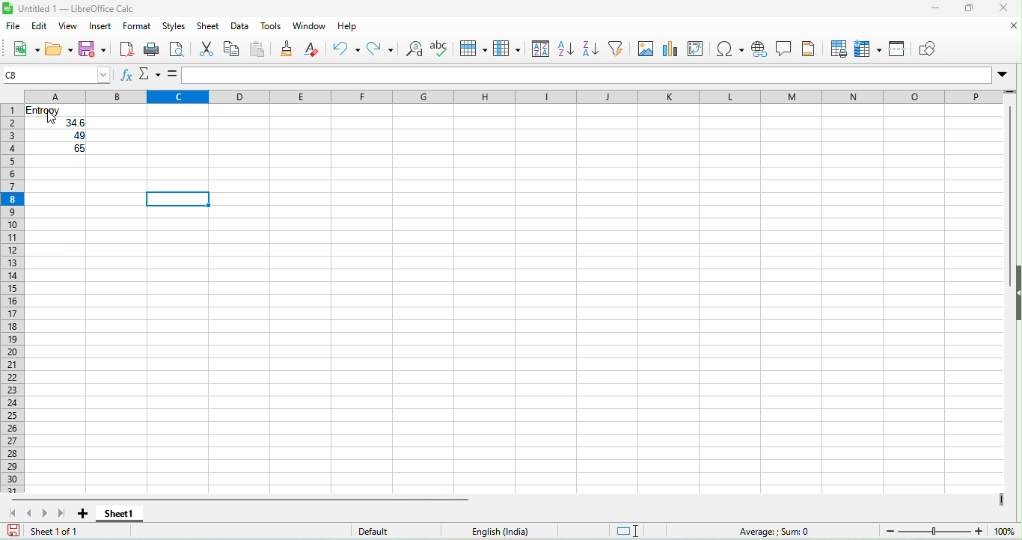 The height and width of the screenshot is (540, 1022). What do you see at coordinates (936, 530) in the screenshot?
I see `zoom slider` at bounding box center [936, 530].